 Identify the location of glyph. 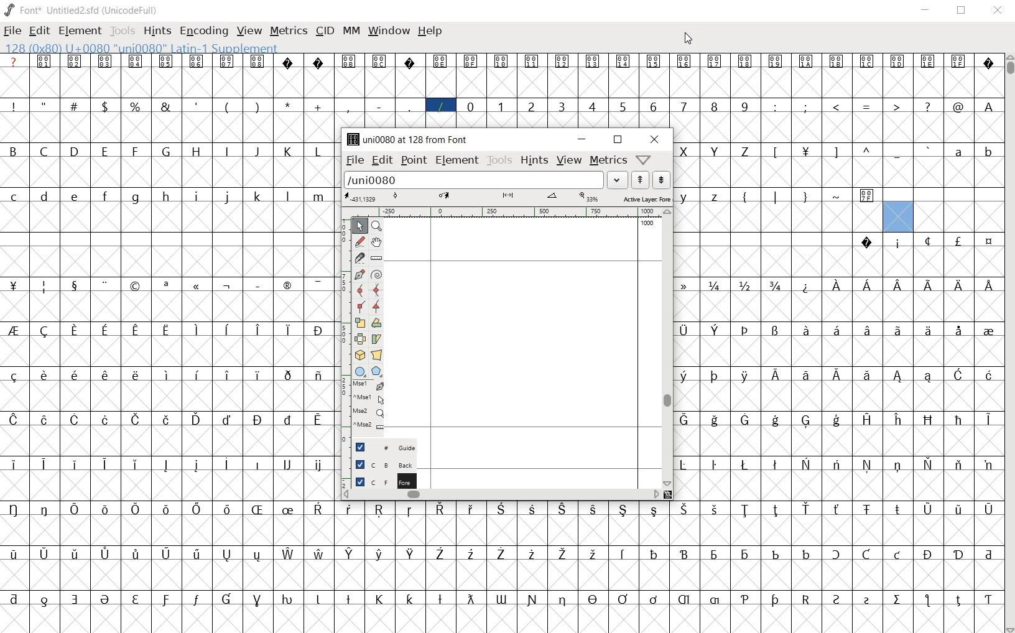
(75, 375).